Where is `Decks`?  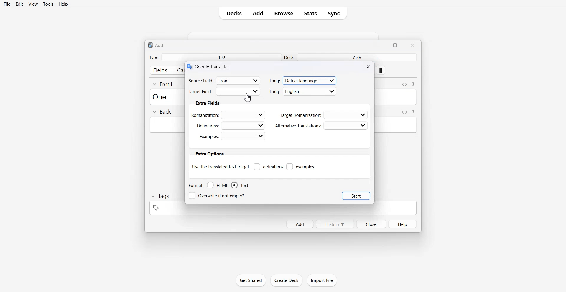
Decks is located at coordinates (232, 13).